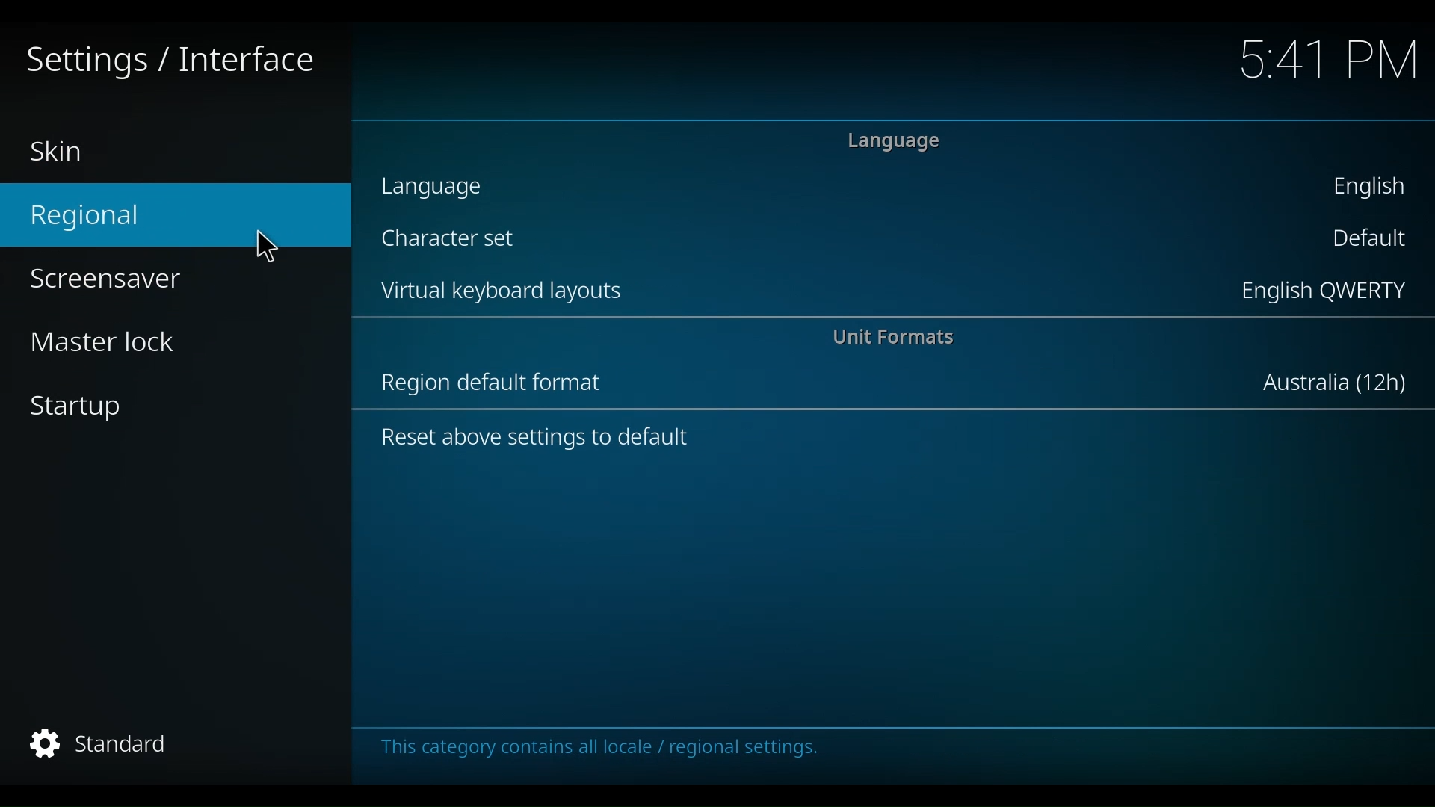  I want to click on Unit Format, so click(893, 339).